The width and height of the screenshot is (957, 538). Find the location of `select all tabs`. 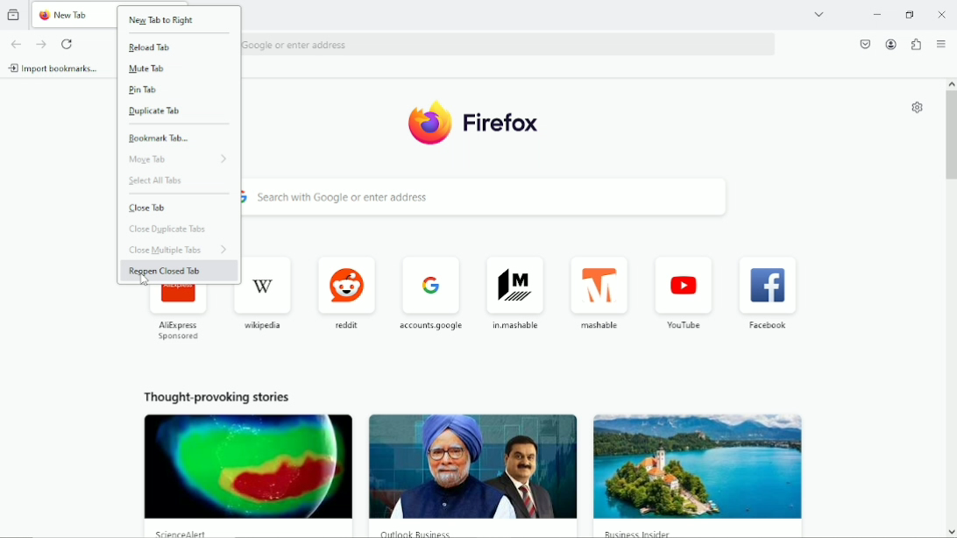

select all tabs is located at coordinates (156, 181).